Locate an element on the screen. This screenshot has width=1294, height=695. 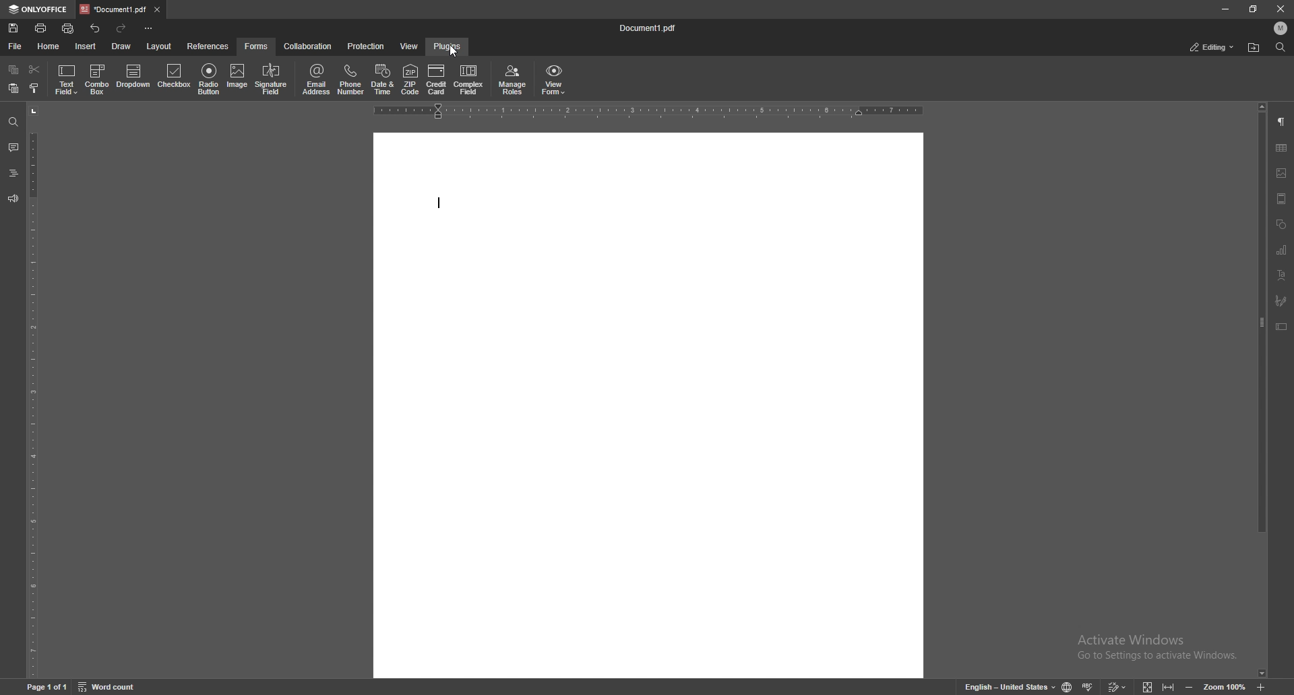
copy is located at coordinates (13, 70).